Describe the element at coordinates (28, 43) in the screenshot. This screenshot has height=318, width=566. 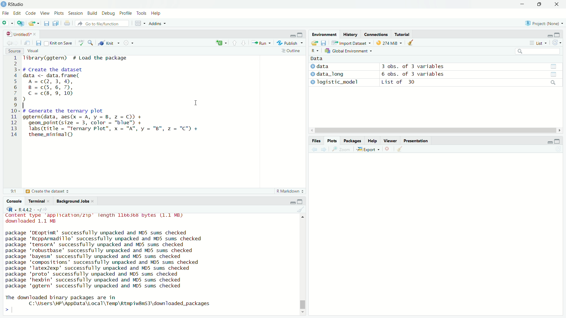
I see `view` at that location.